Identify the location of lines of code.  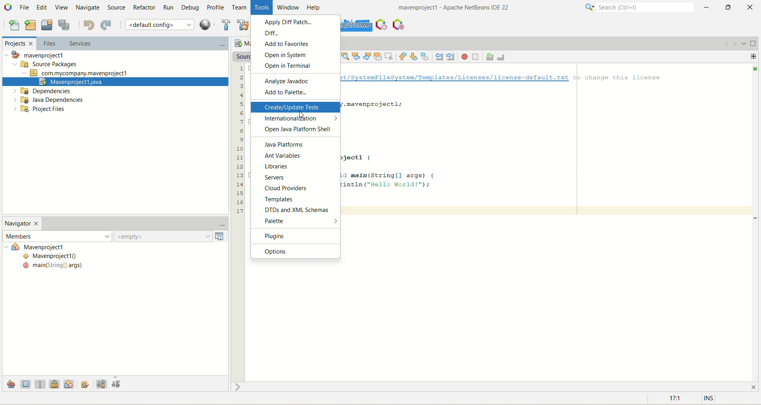
(239, 139).